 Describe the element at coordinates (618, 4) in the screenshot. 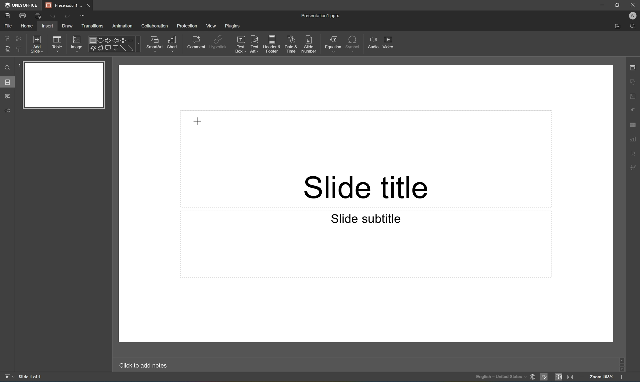

I see `Restore Down` at that location.